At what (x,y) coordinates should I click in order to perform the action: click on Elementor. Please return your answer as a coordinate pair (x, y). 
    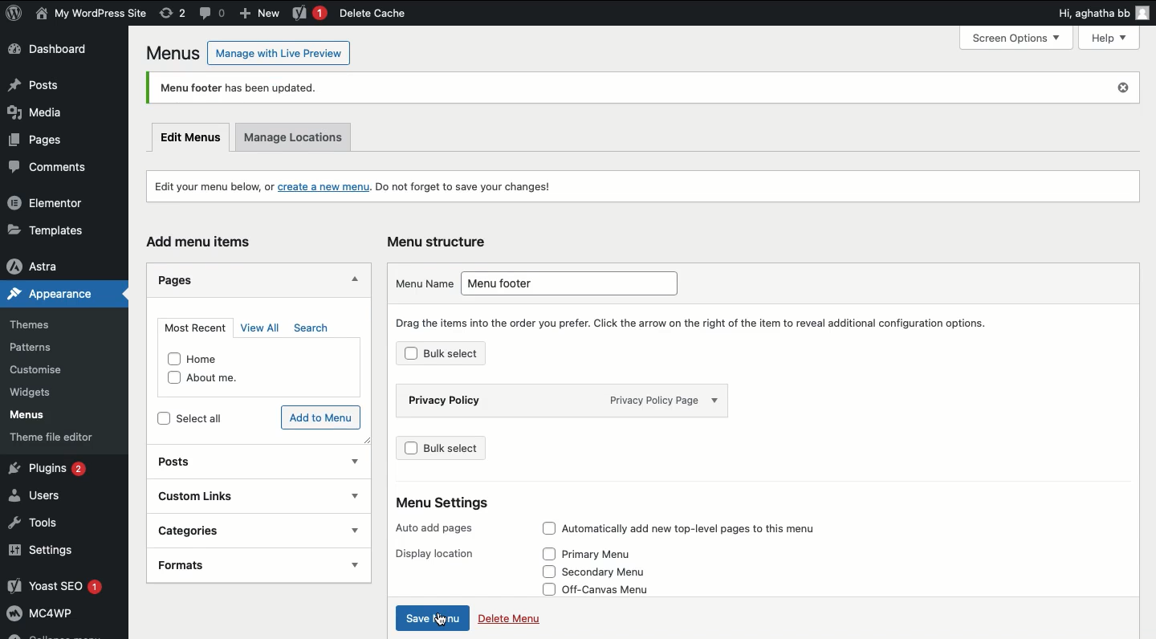
    Looking at the image, I should click on (55, 204).